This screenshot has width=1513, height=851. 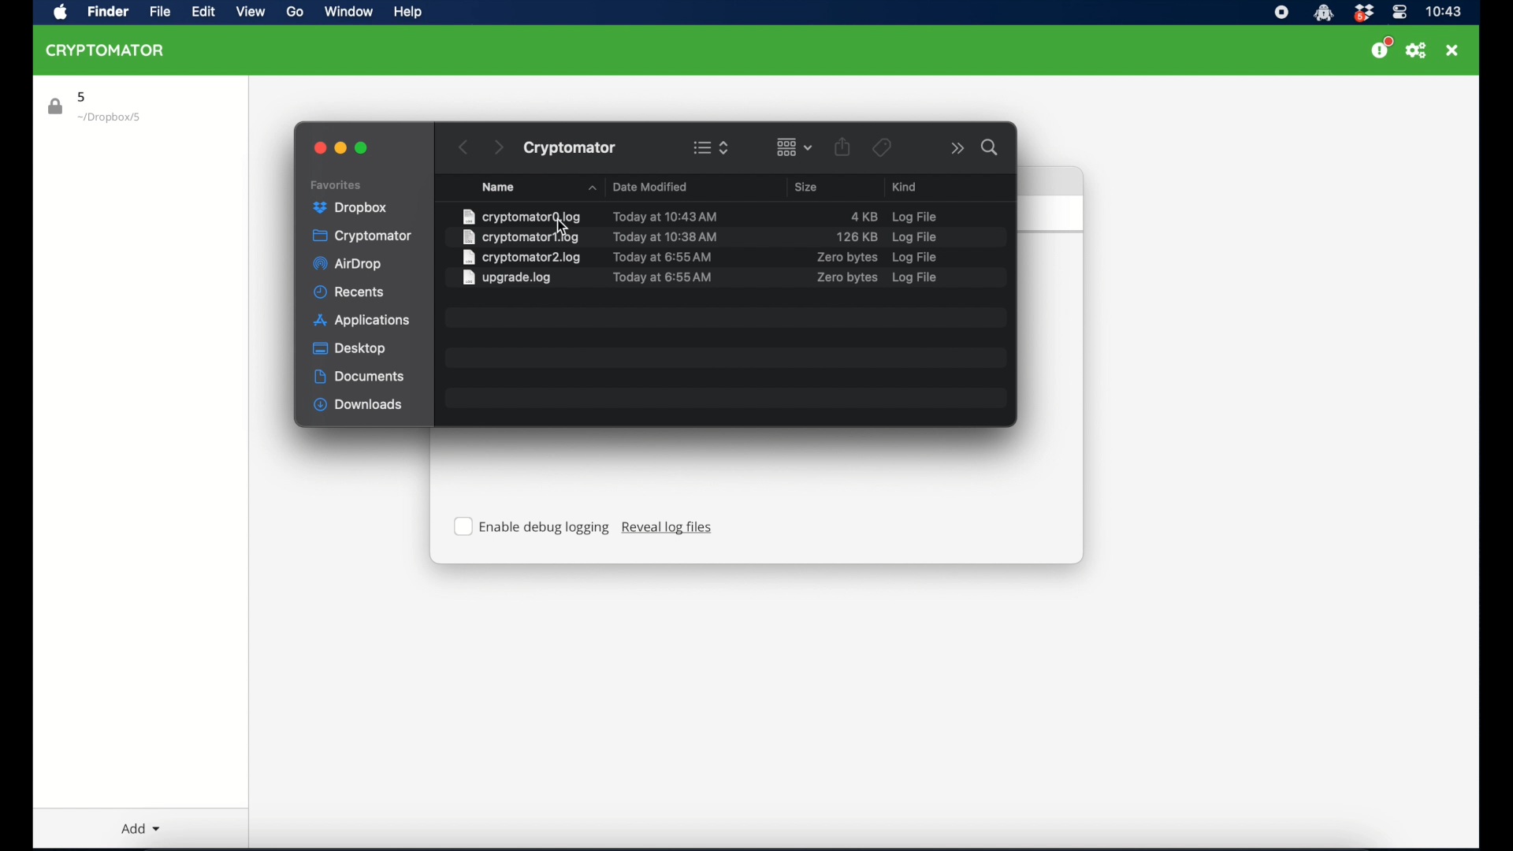 What do you see at coordinates (348, 12) in the screenshot?
I see `window` at bounding box center [348, 12].